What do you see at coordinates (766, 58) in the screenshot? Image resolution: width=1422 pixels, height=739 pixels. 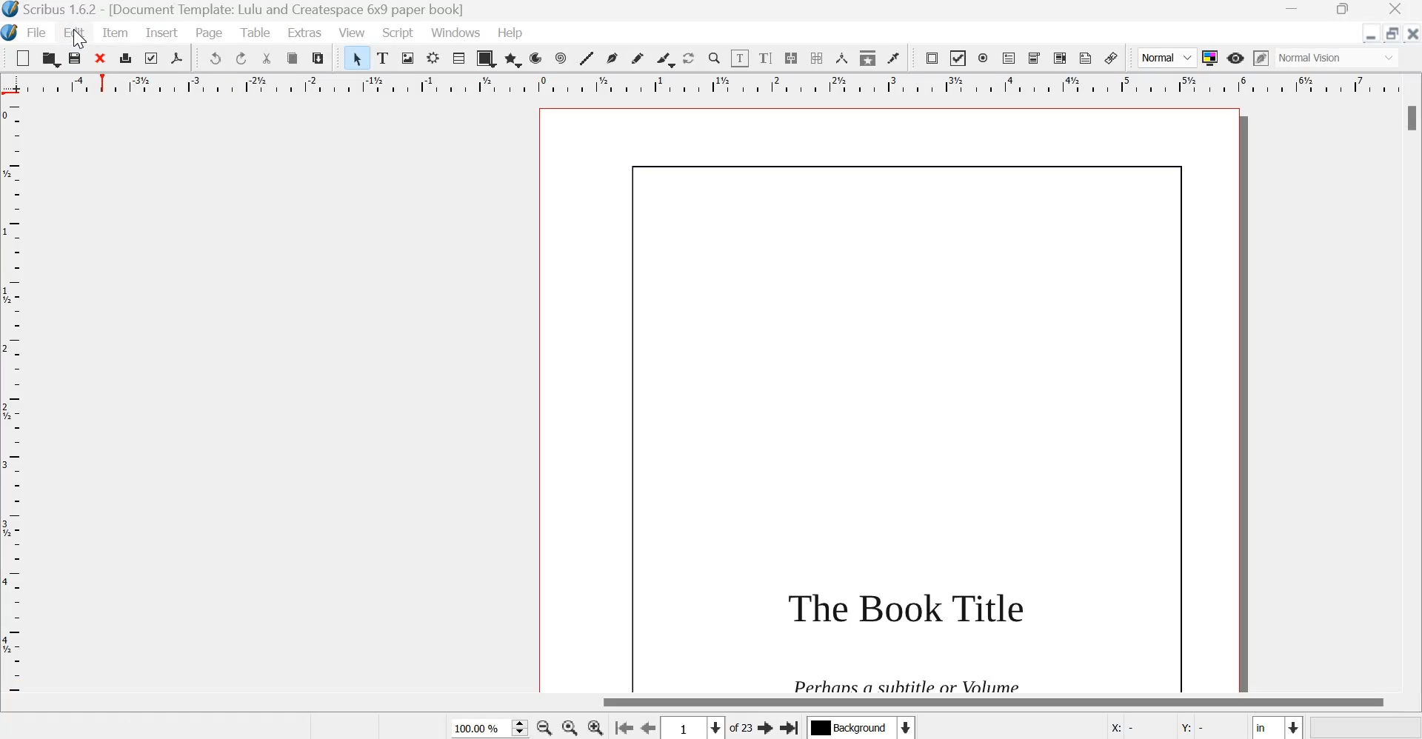 I see `edit text with story editor` at bounding box center [766, 58].